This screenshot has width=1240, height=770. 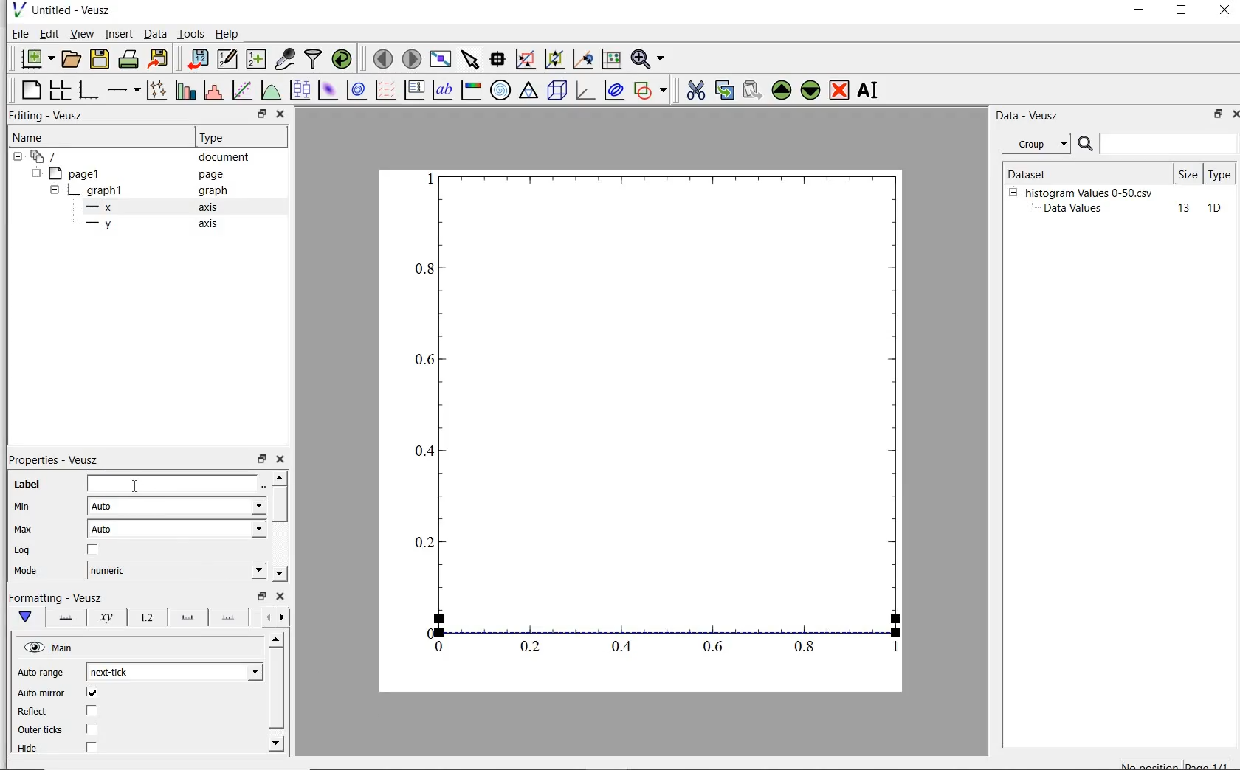 What do you see at coordinates (65, 617) in the screenshot?
I see `axis line` at bounding box center [65, 617].